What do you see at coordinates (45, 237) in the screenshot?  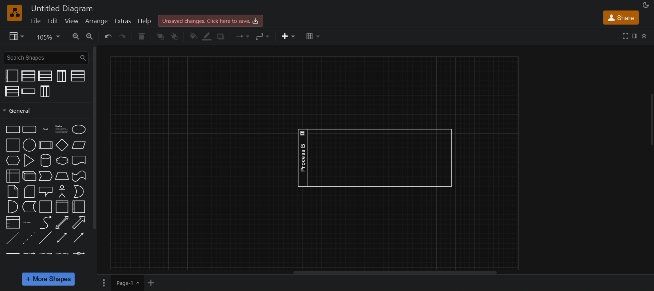 I see `line` at bounding box center [45, 237].